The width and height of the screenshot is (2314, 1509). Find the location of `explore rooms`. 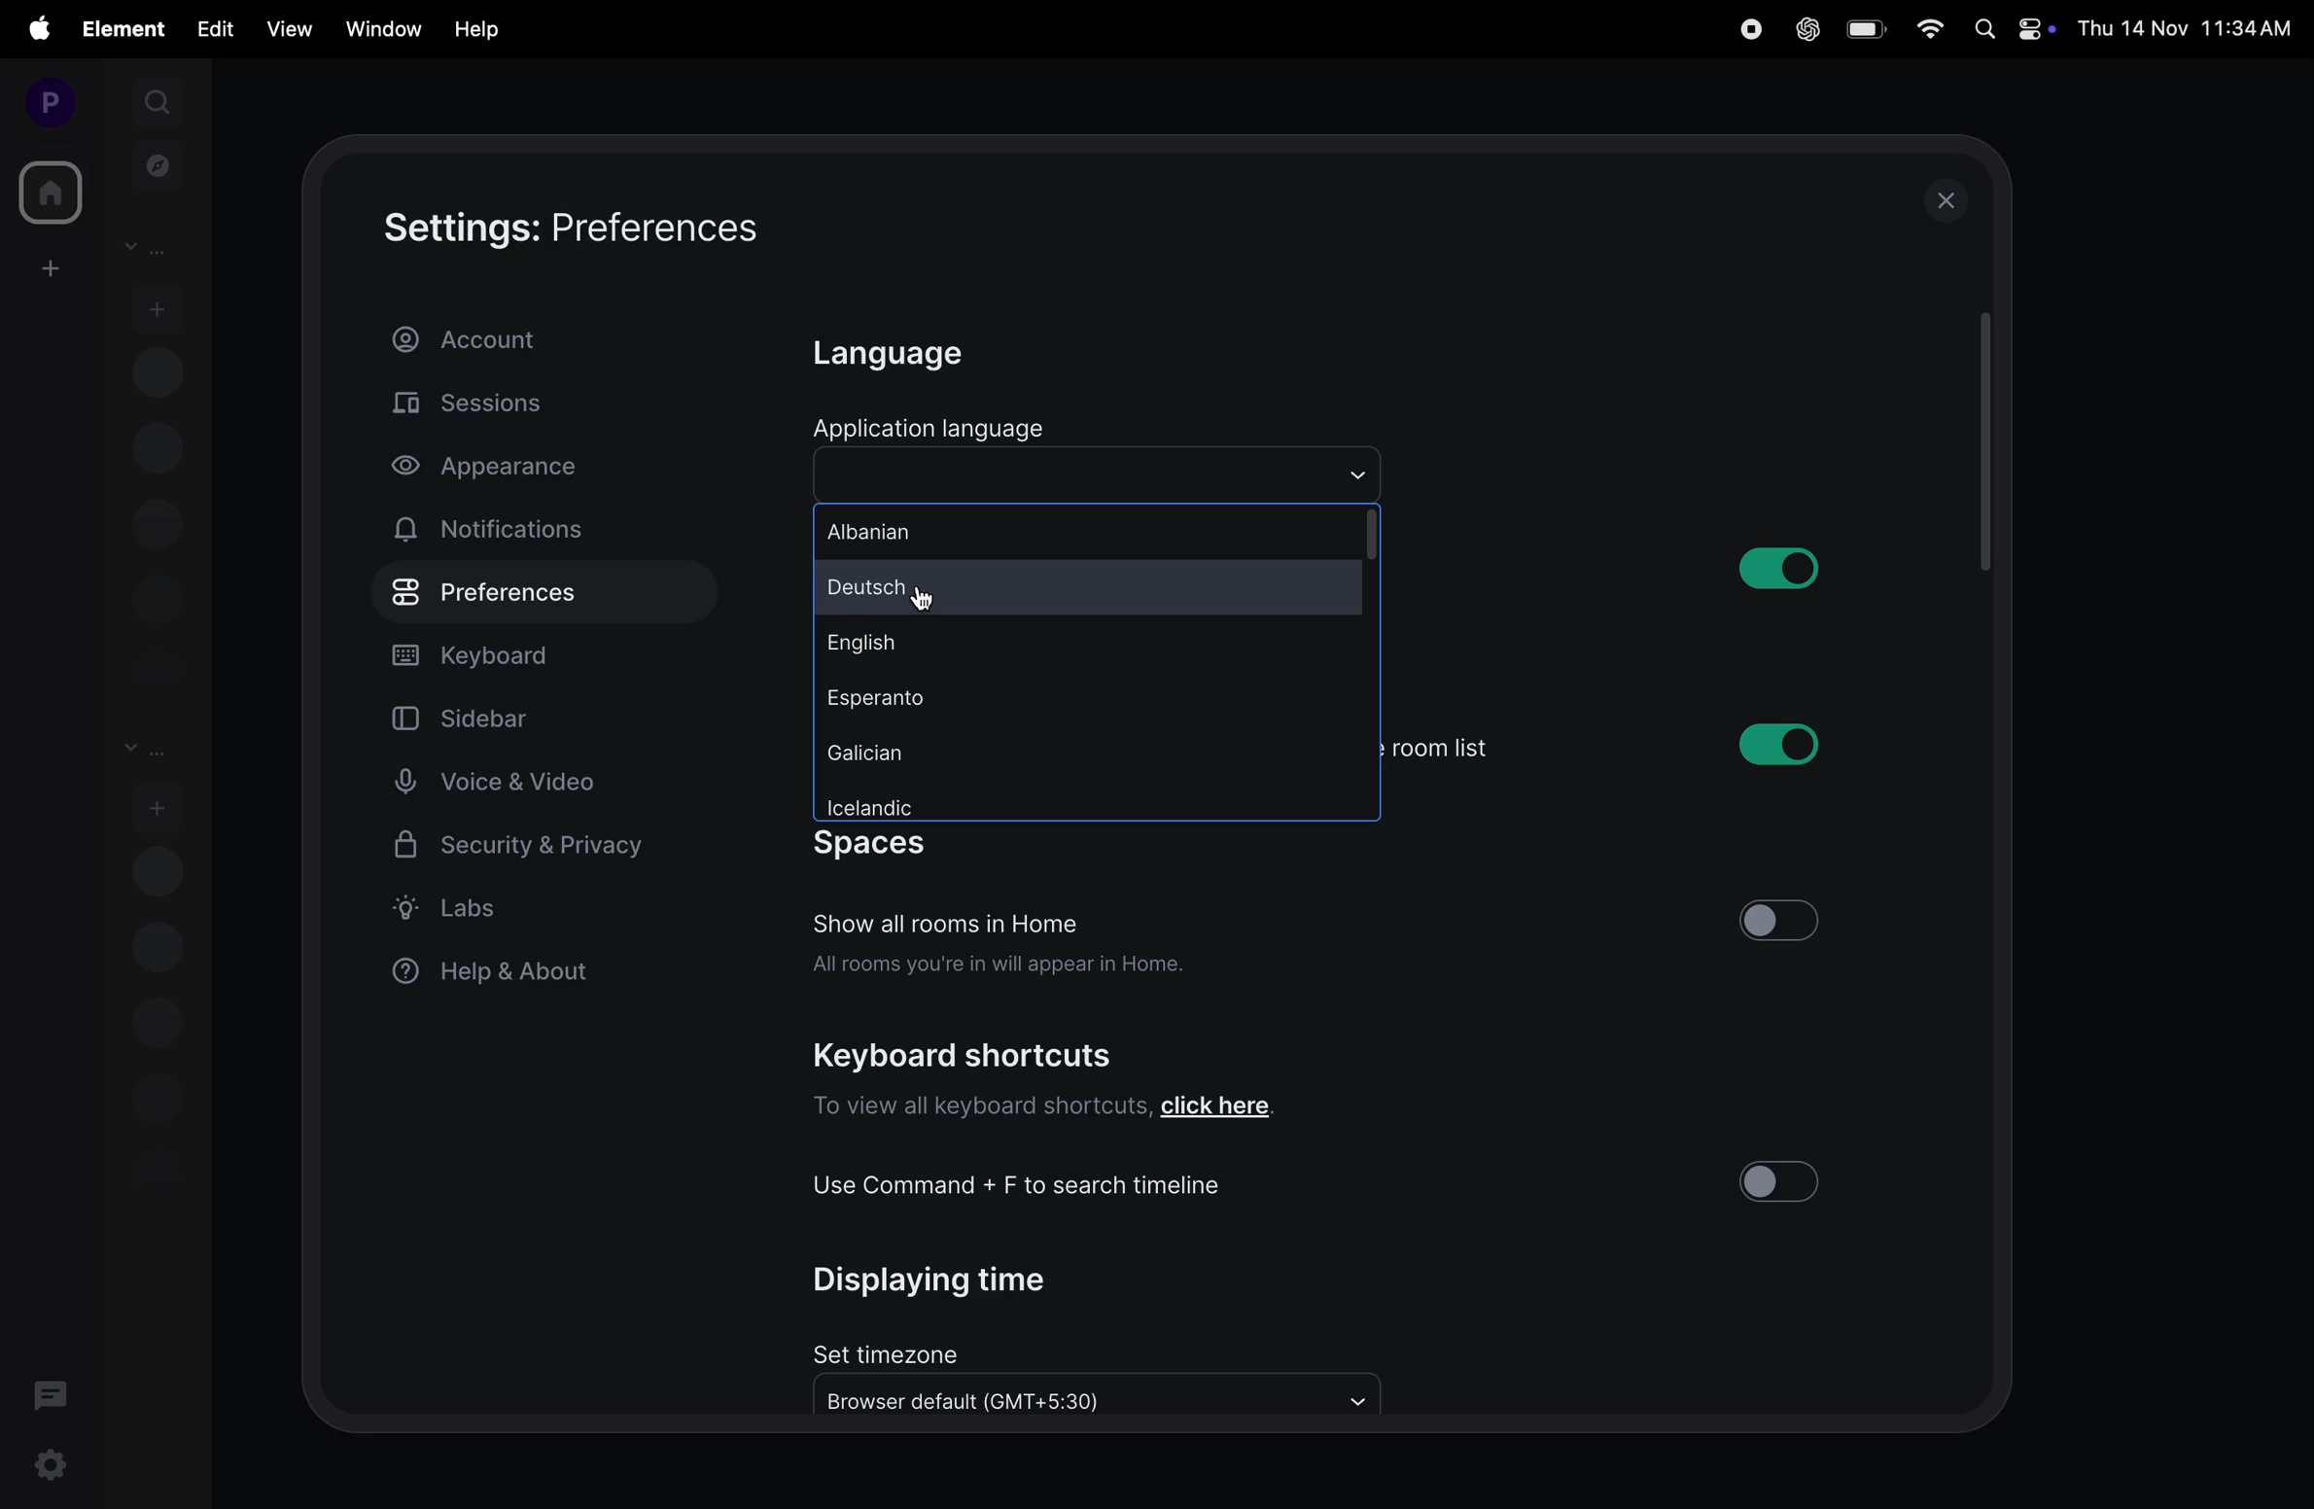

explore rooms is located at coordinates (158, 170).